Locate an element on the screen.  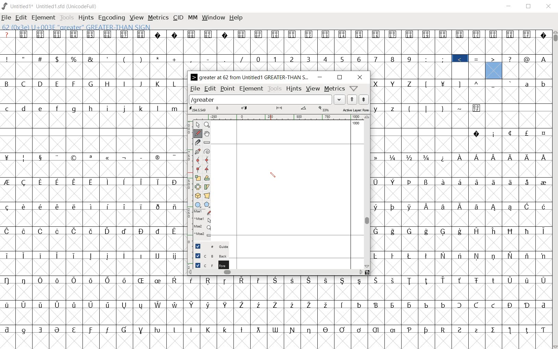
minimize is located at coordinates (509, 6).